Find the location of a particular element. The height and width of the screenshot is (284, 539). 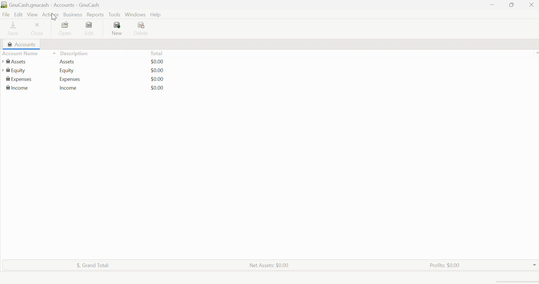

Accounts is located at coordinates (20, 45).